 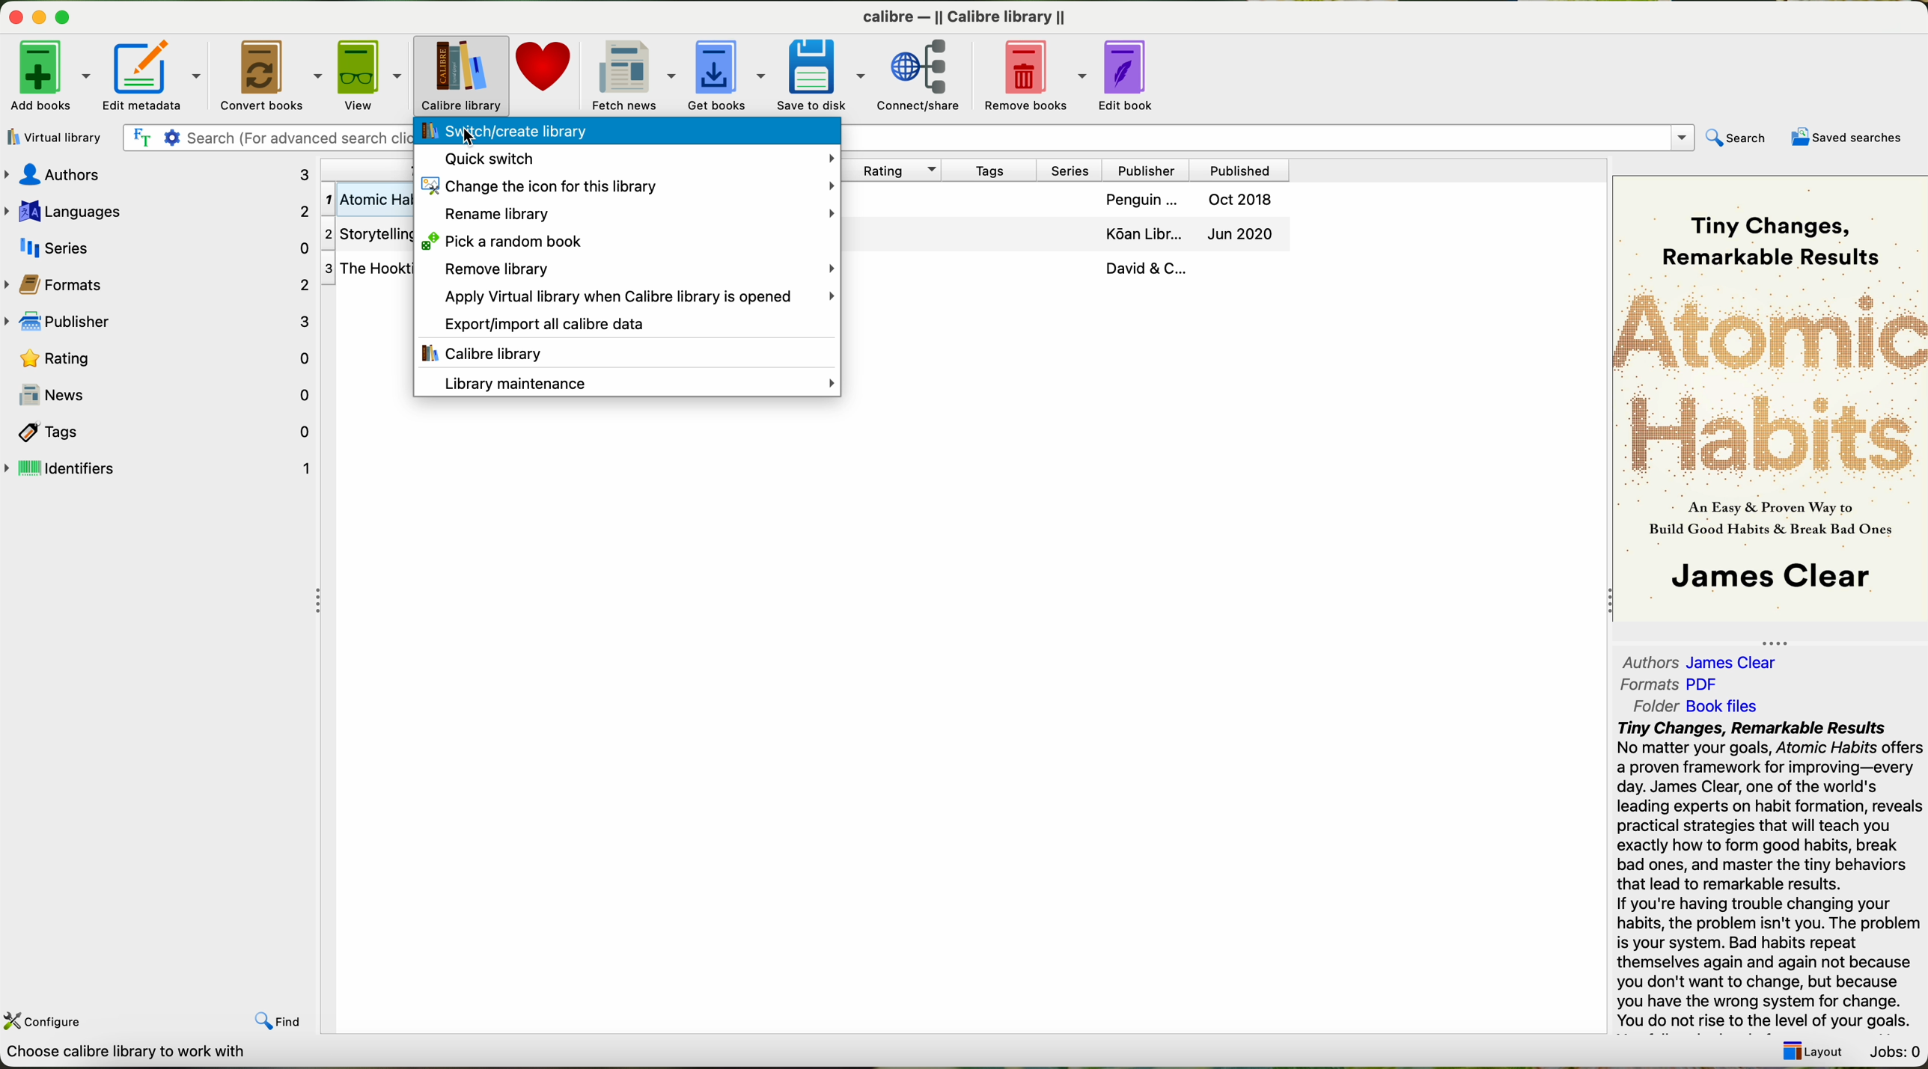 I want to click on authors: James Clear, so click(x=1697, y=658).